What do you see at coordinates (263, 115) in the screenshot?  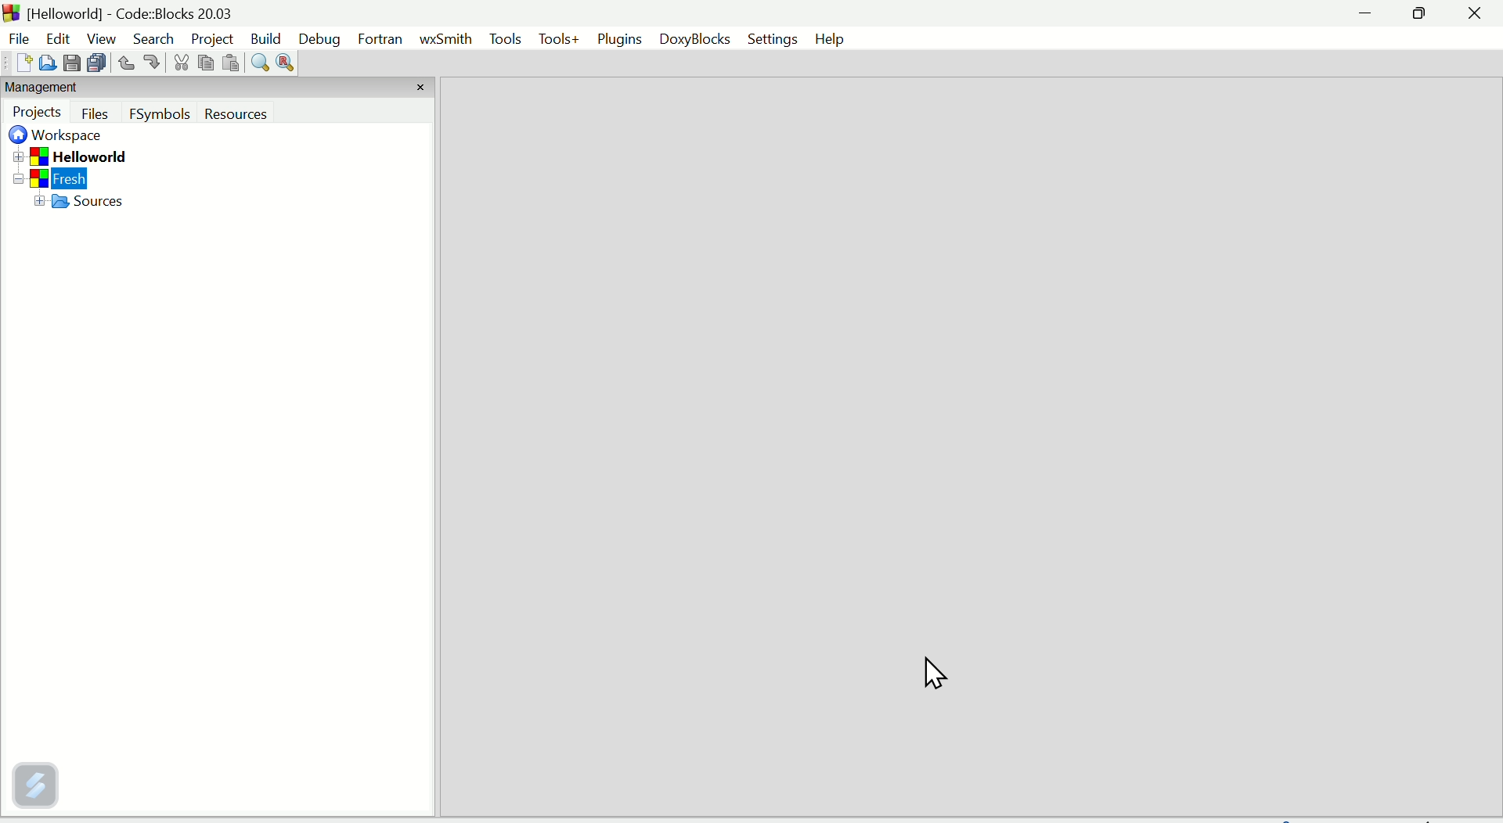 I see `Resources` at bounding box center [263, 115].